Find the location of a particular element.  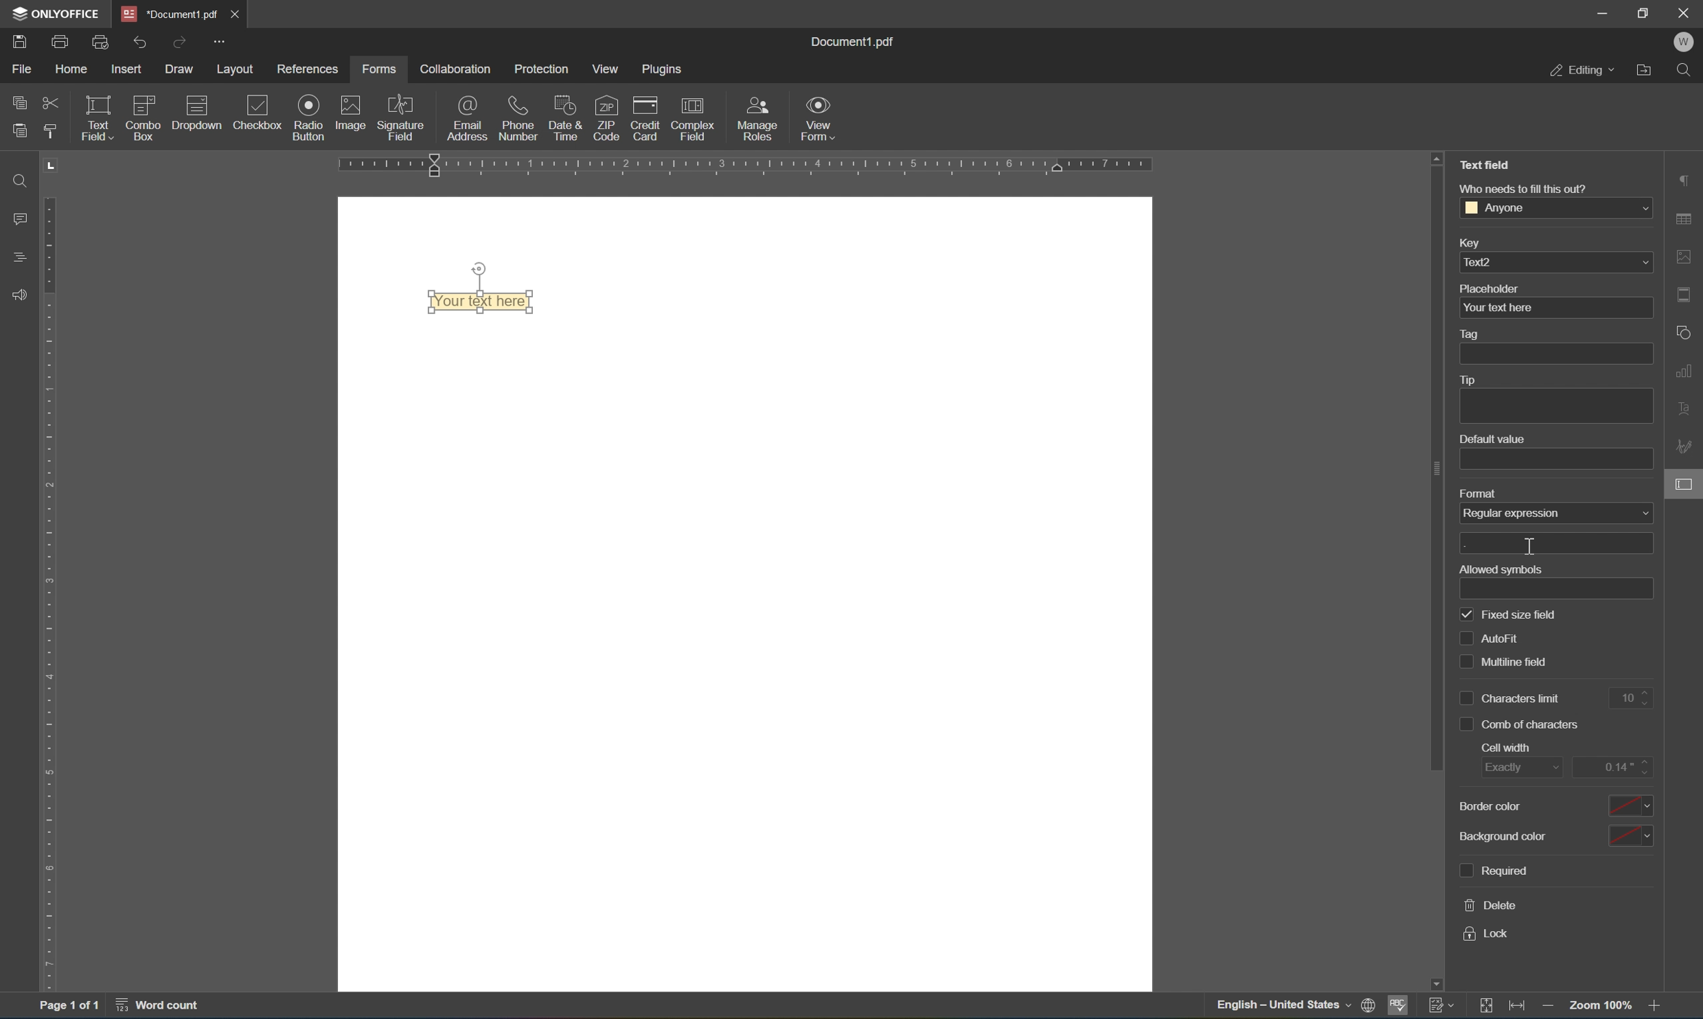

find is located at coordinates (1686, 71).